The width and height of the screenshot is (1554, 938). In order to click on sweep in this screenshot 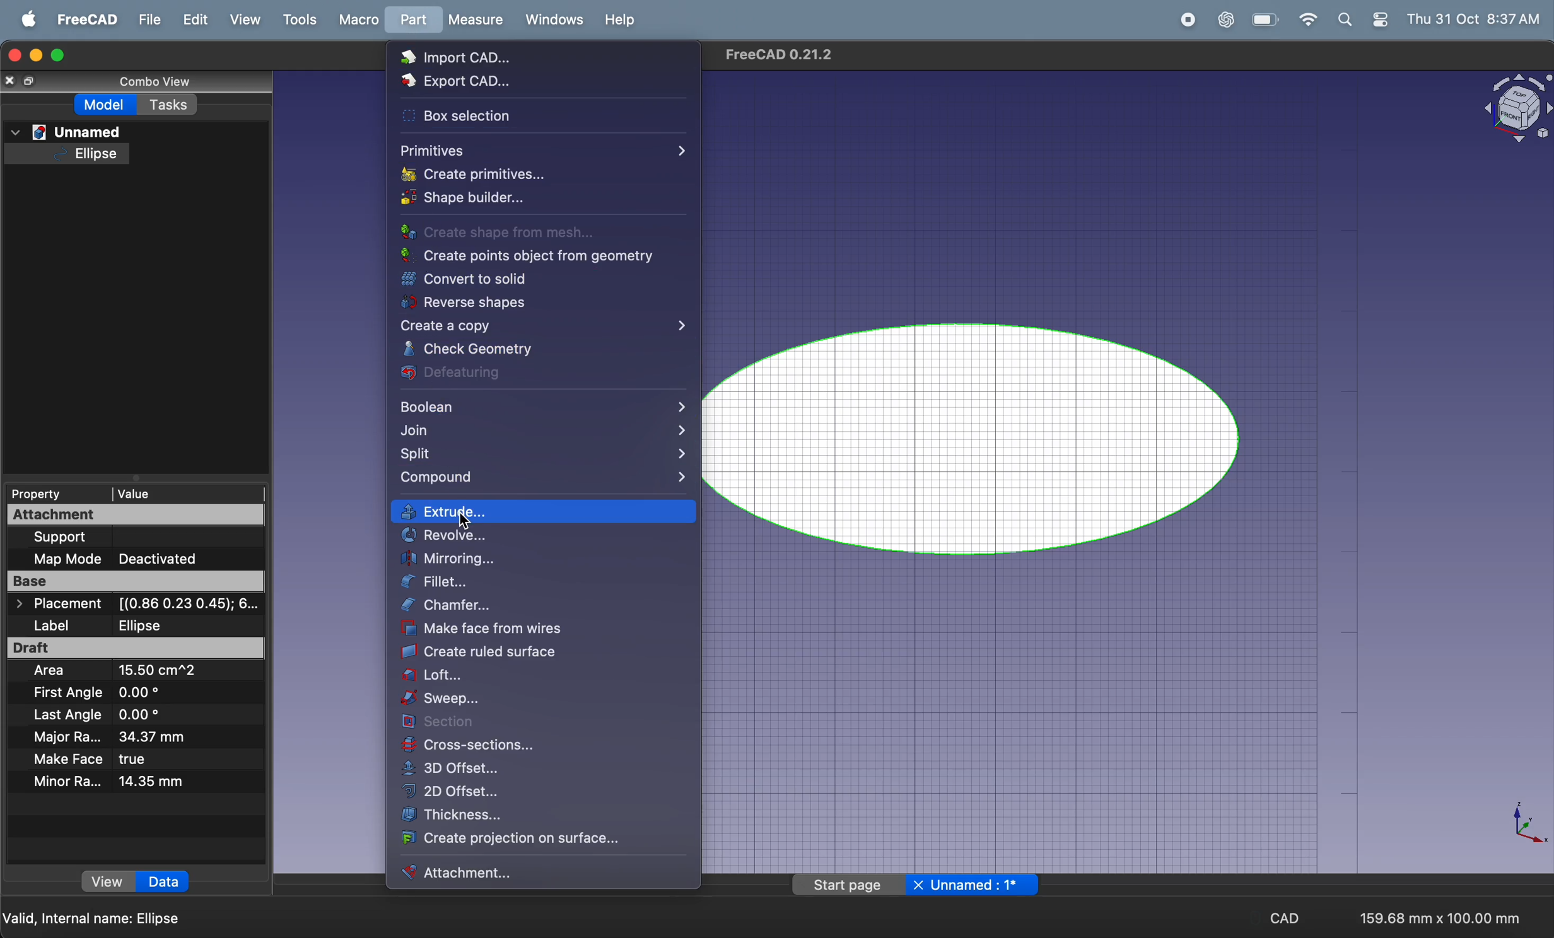, I will do `click(521, 699)`.